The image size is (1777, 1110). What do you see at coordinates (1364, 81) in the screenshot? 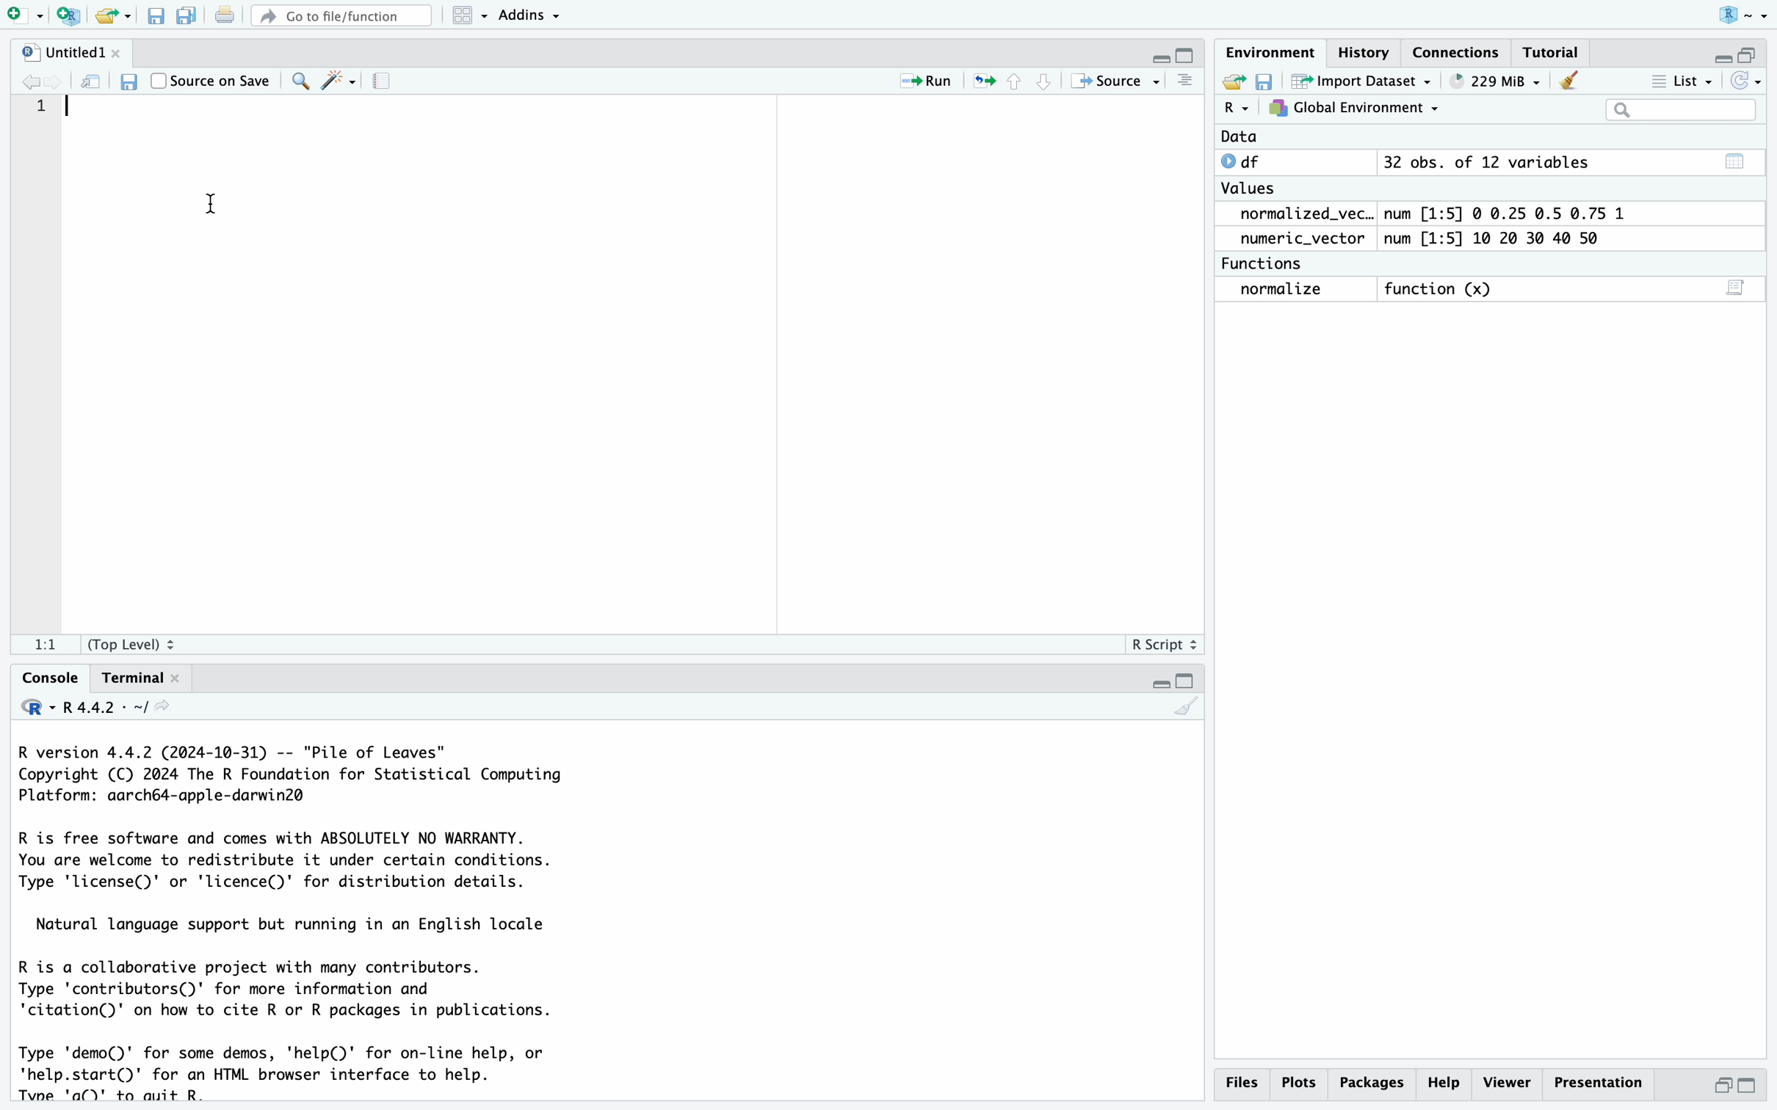
I see `Import Dataset` at bounding box center [1364, 81].